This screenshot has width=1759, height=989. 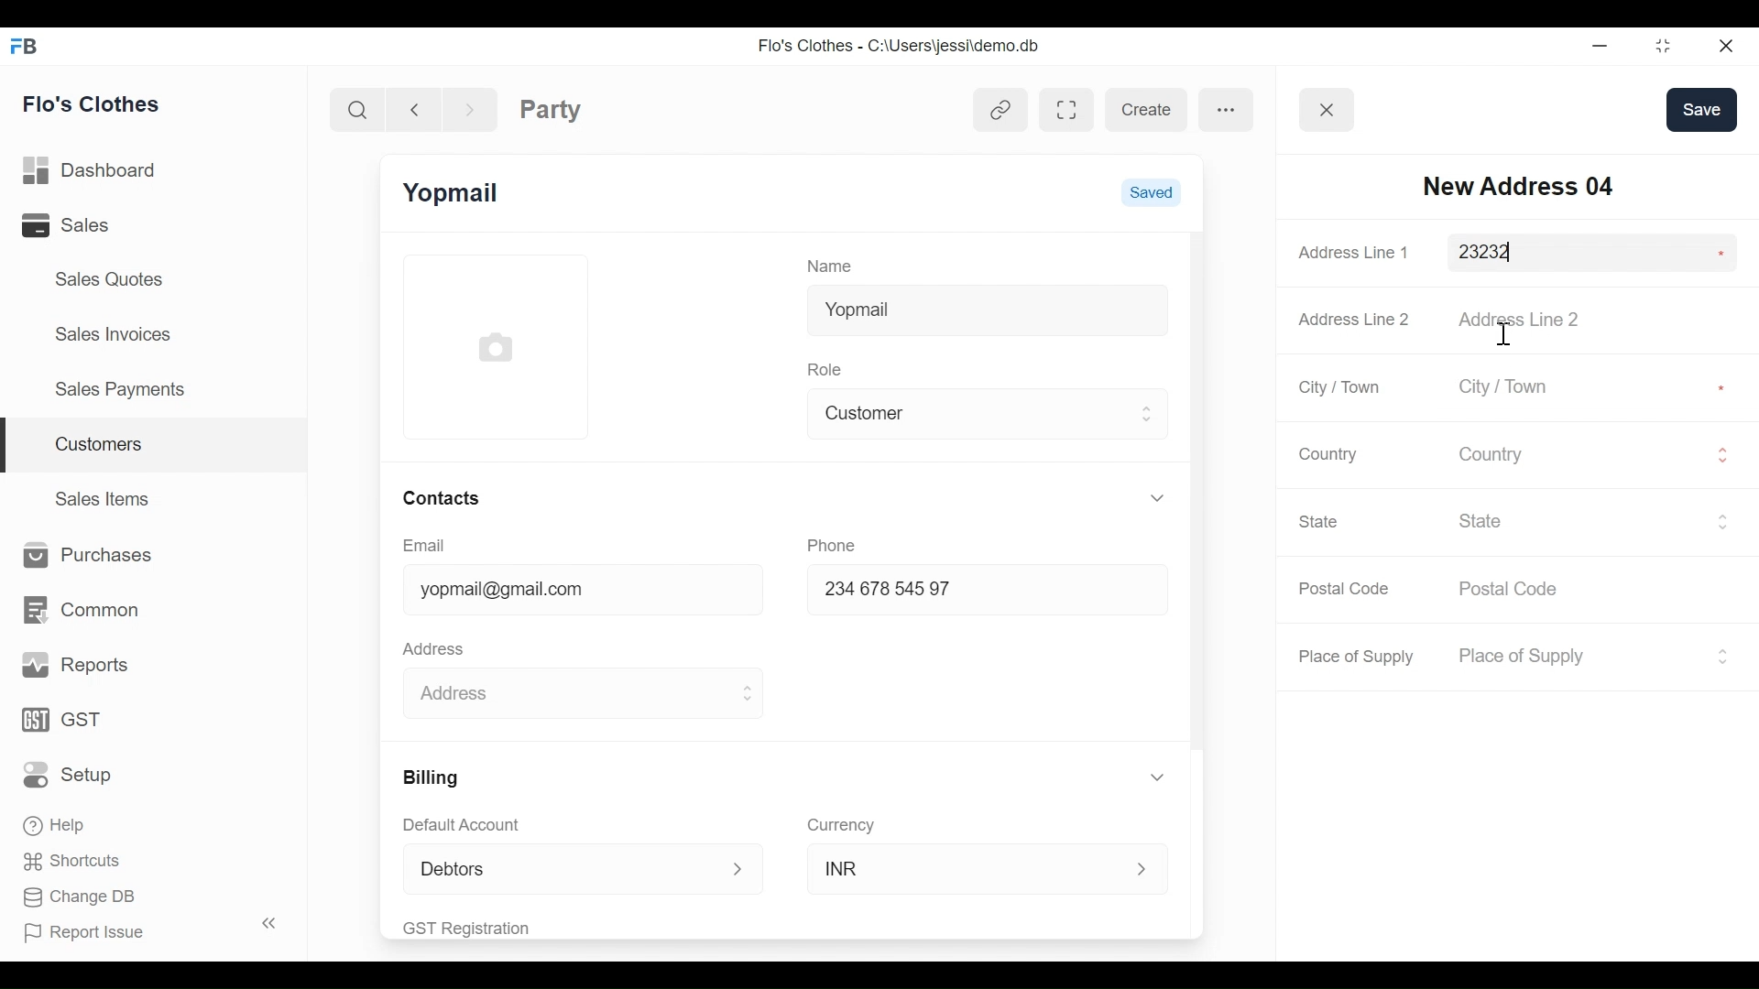 I want to click on Search, so click(x=361, y=109).